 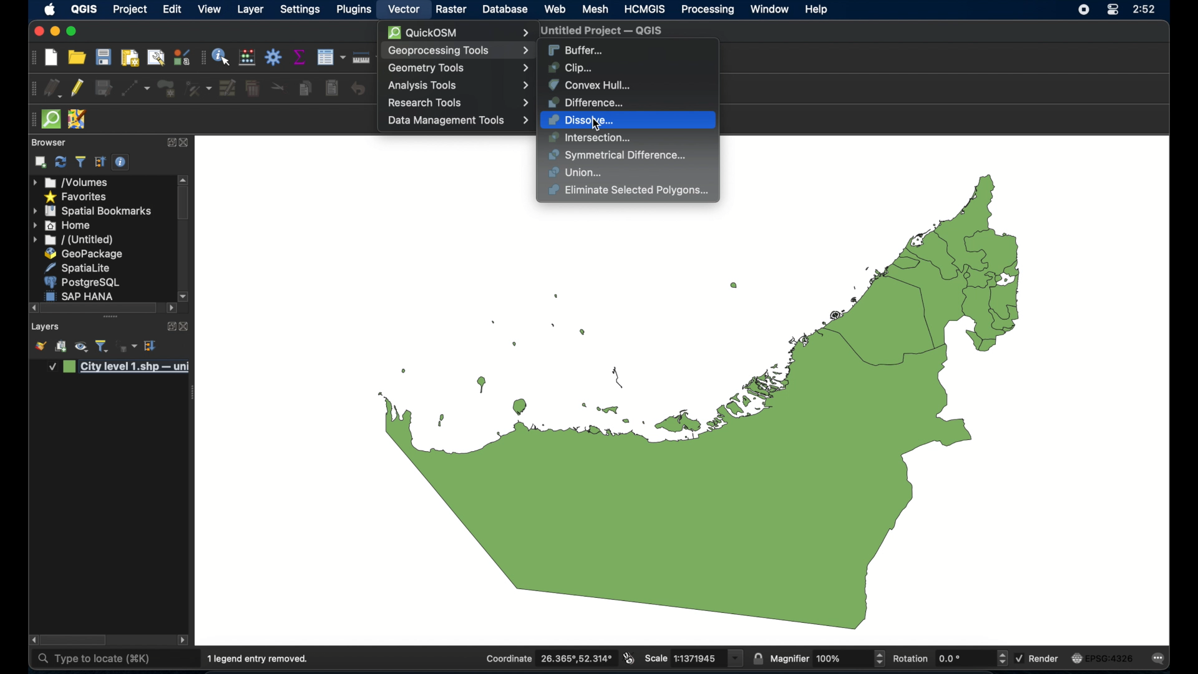 I want to click on plugins, so click(x=354, y=10).